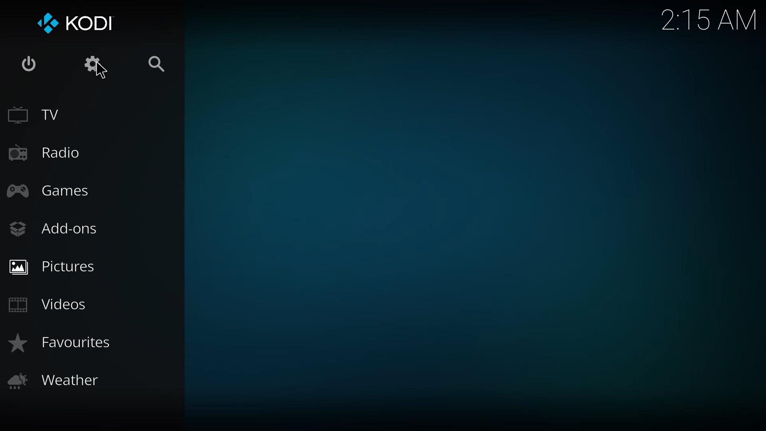  What do you see at coordinates (53, 190) in the screenshot?
I see `games` at bounding box center [53, 190].